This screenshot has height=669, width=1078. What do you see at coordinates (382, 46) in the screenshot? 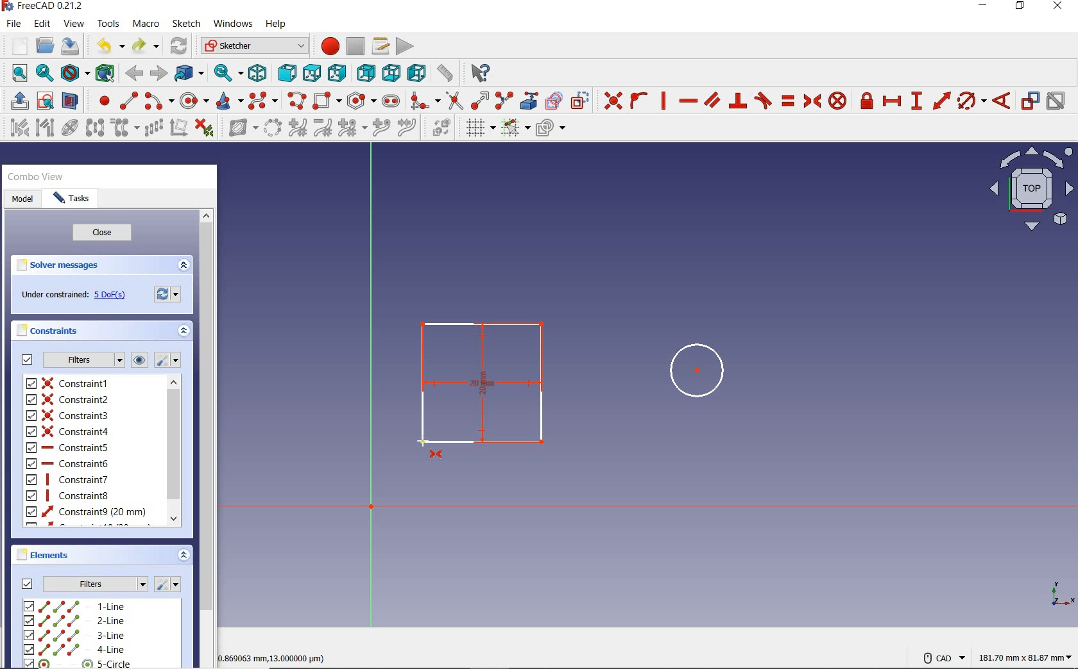
I see `macros` at bounding box center [382, 46].